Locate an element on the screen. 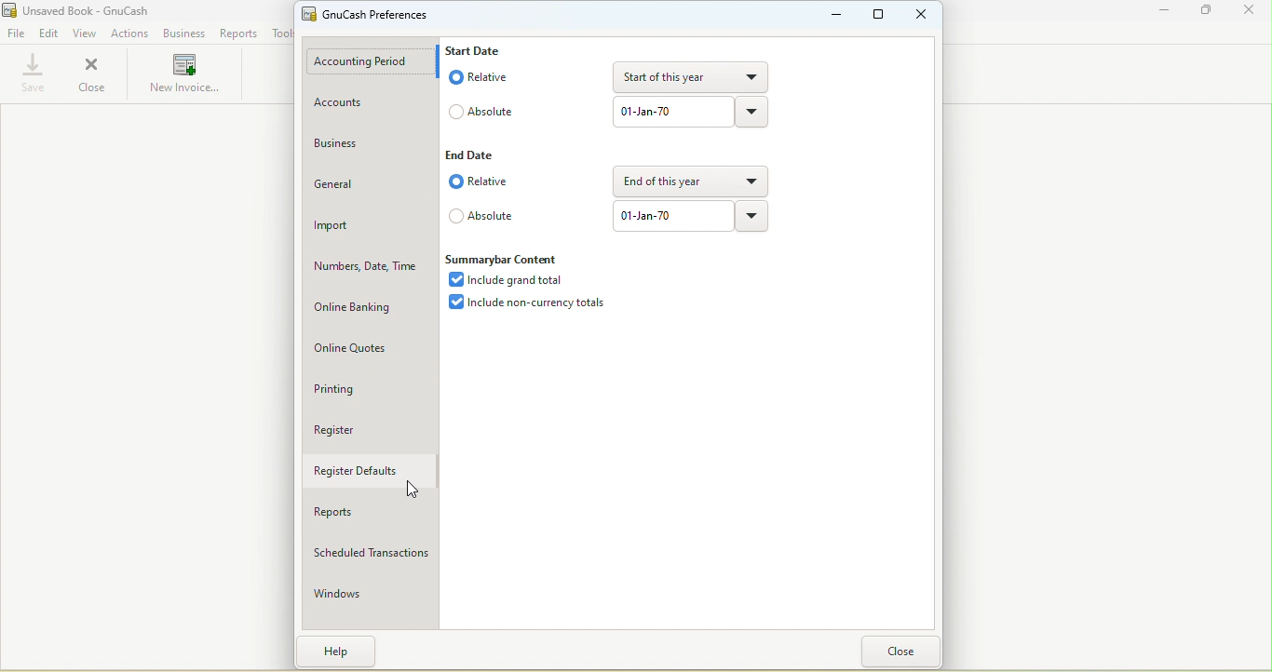 The width and height of the screenshot is (1272, 672). Start of this year is located at coordinates (691, 77).